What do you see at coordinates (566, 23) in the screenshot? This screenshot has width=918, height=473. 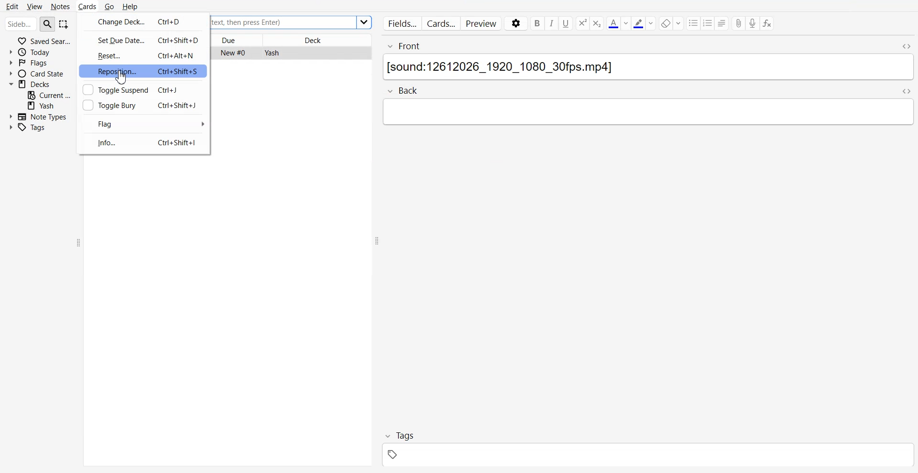 I see `Underline` at bounding box center [566, 23].